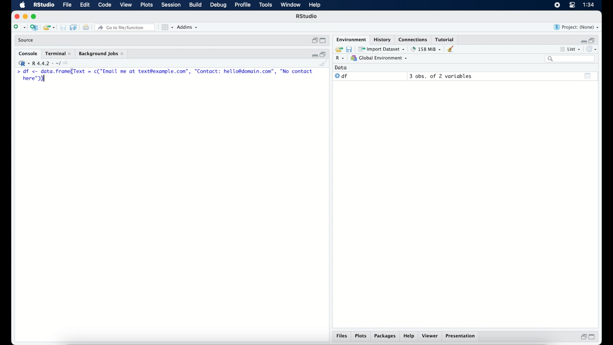  Describe the element at coordinates (324, 54) in the screenshot. I see `restore down` at that location.